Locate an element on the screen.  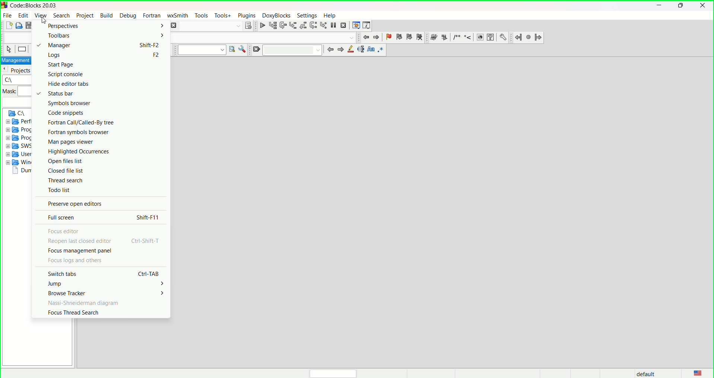
Insert comment block is located at coordinates (456, 38).